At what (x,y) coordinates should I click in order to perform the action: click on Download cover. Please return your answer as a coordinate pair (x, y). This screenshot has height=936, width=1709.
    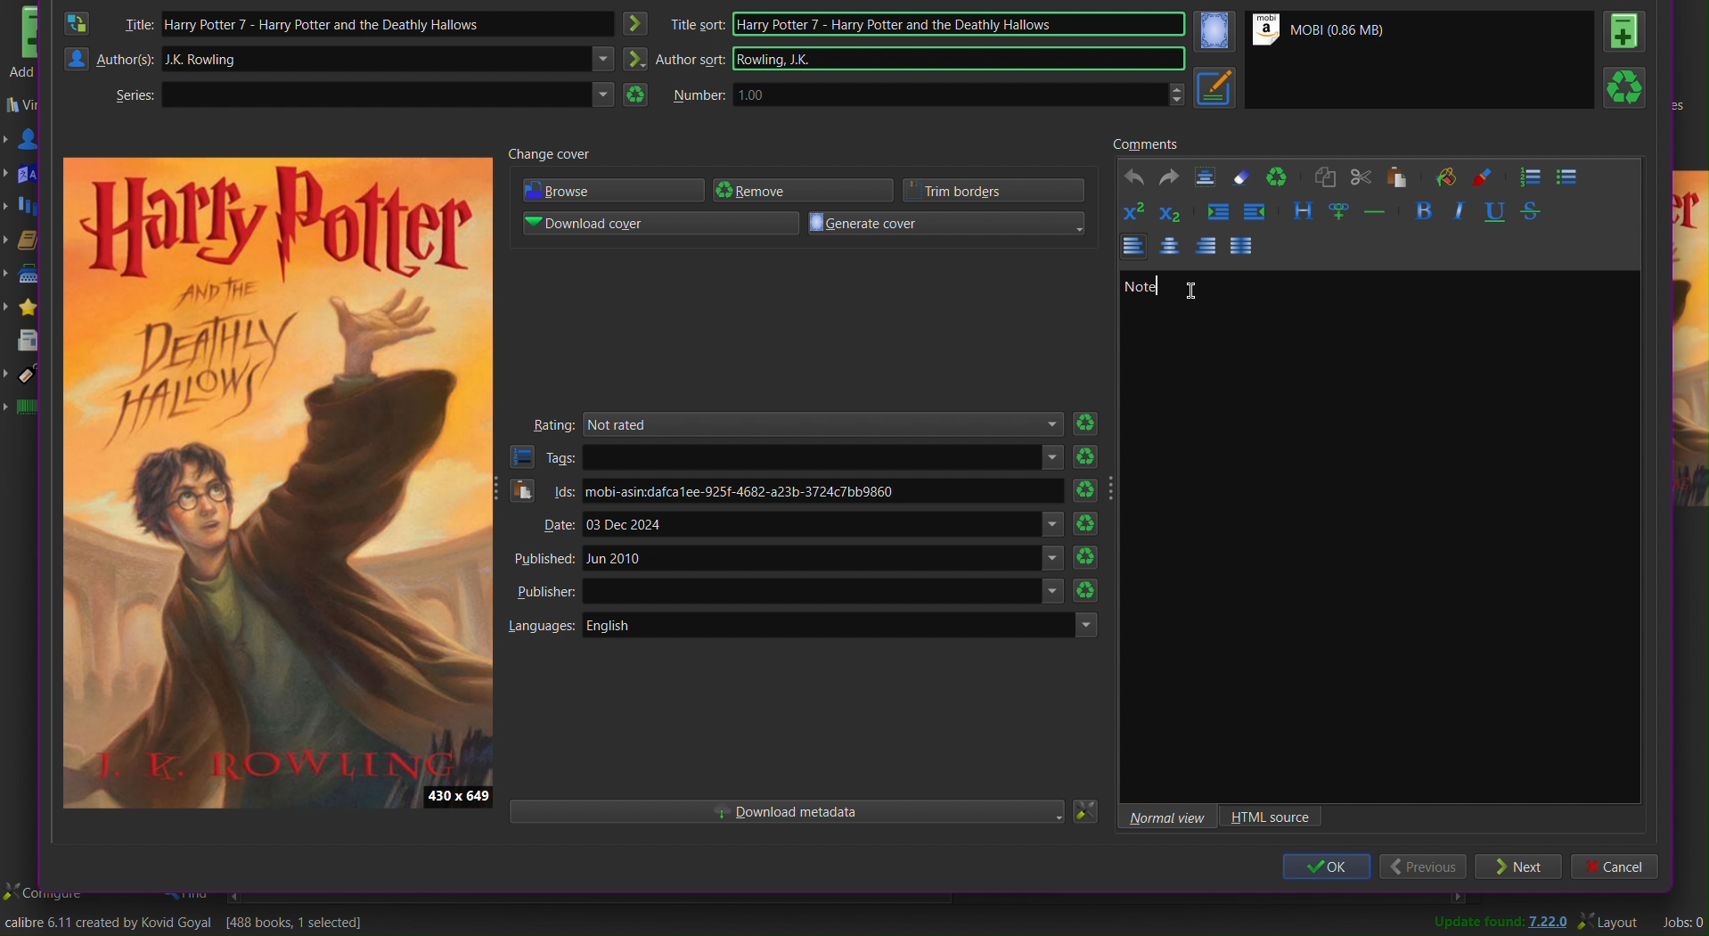
    Looking at the image, I should click on (663, 223).